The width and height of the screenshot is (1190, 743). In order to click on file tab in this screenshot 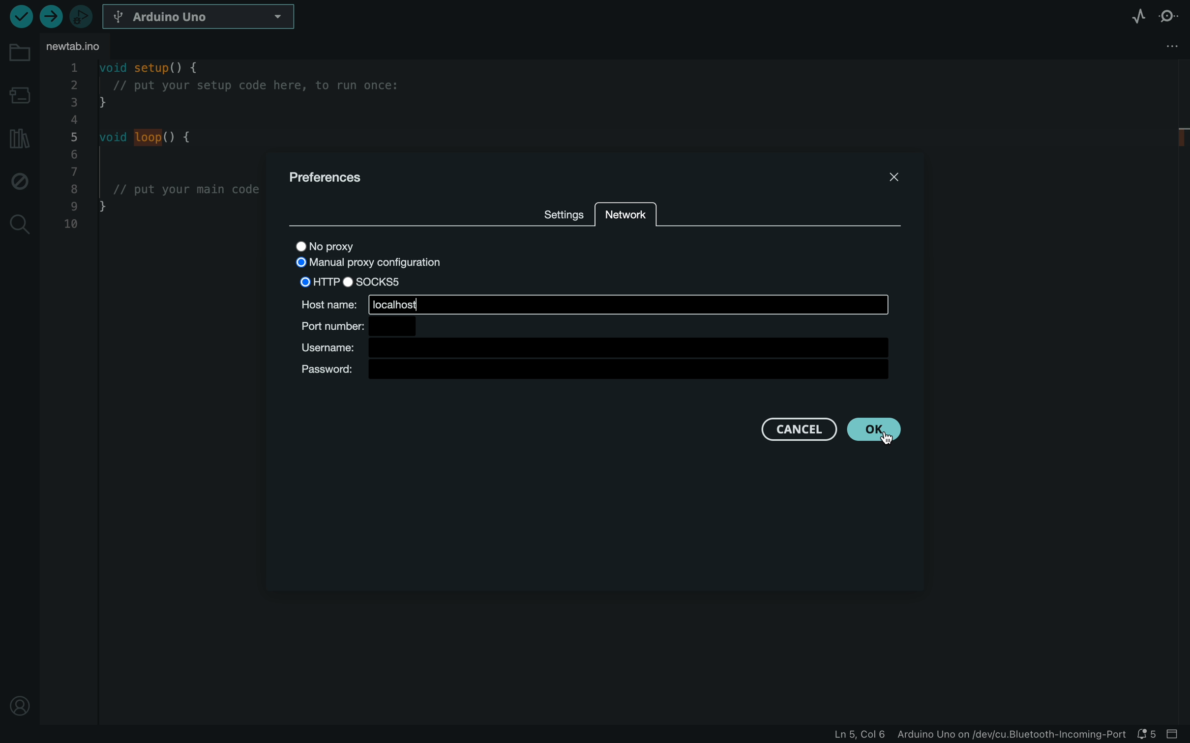, I will do `click(84, 47)`.